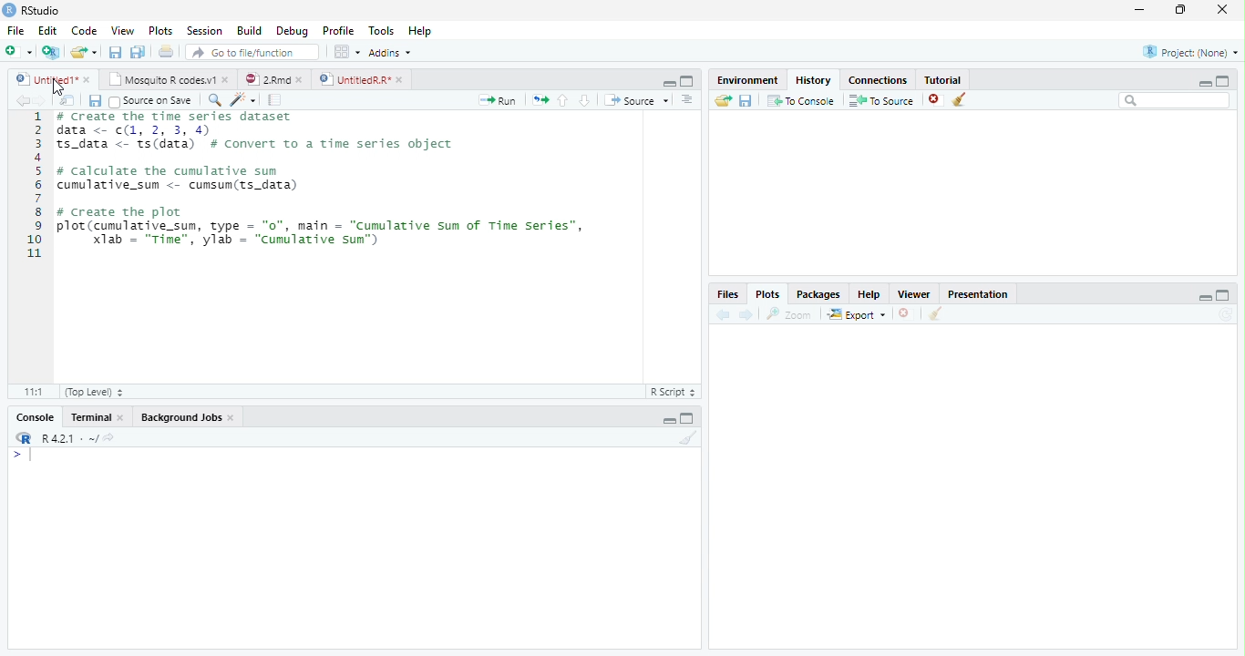 The height and width of the screenshot is (656, 1245). What do you see at coordinates (747, 79) in the screenshot?
I see `Environment` at bounding box center [747, 79].